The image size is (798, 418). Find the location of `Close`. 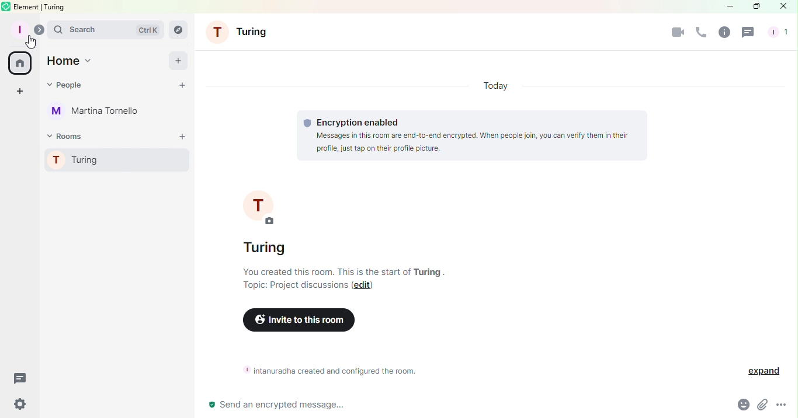

Close is located at coordinates (784, 6).